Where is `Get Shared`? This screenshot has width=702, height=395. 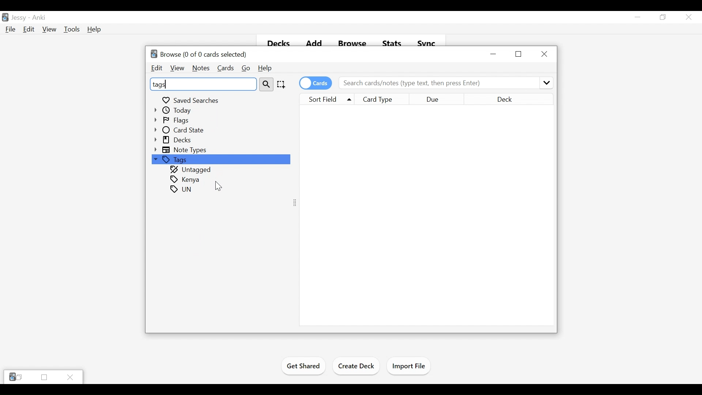
Get Shared is located at coordinates (303, 367).